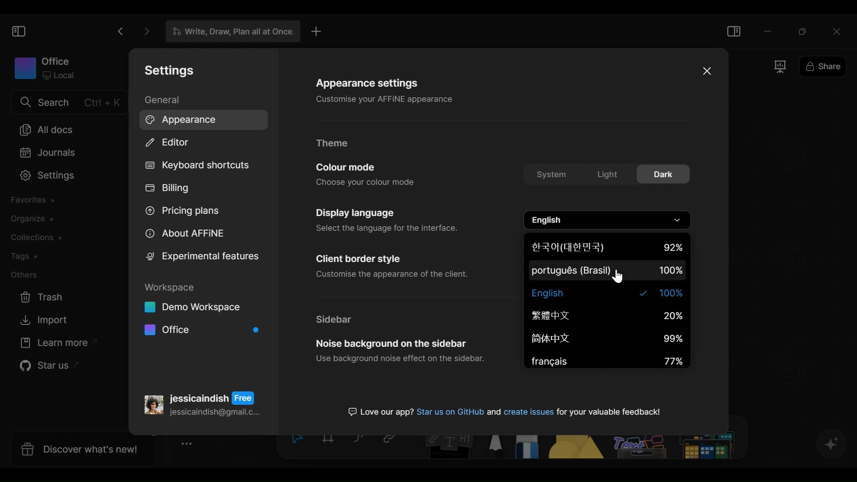 This screenshot has width=857, height=482. Describe the element at coordinates (316, 31) in the screenshot. I see `New Tab` at that location.